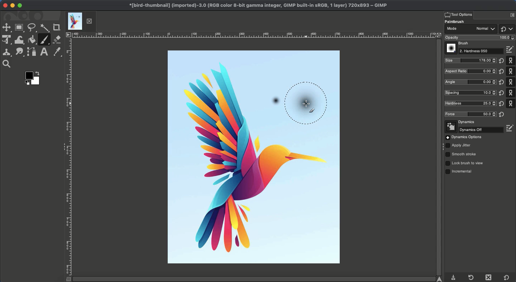 Image resolution: width=516 pixels, height=282 pixels. Describe the element at coordinates (454, 278) in the screenshot. I see `Download` at that location.